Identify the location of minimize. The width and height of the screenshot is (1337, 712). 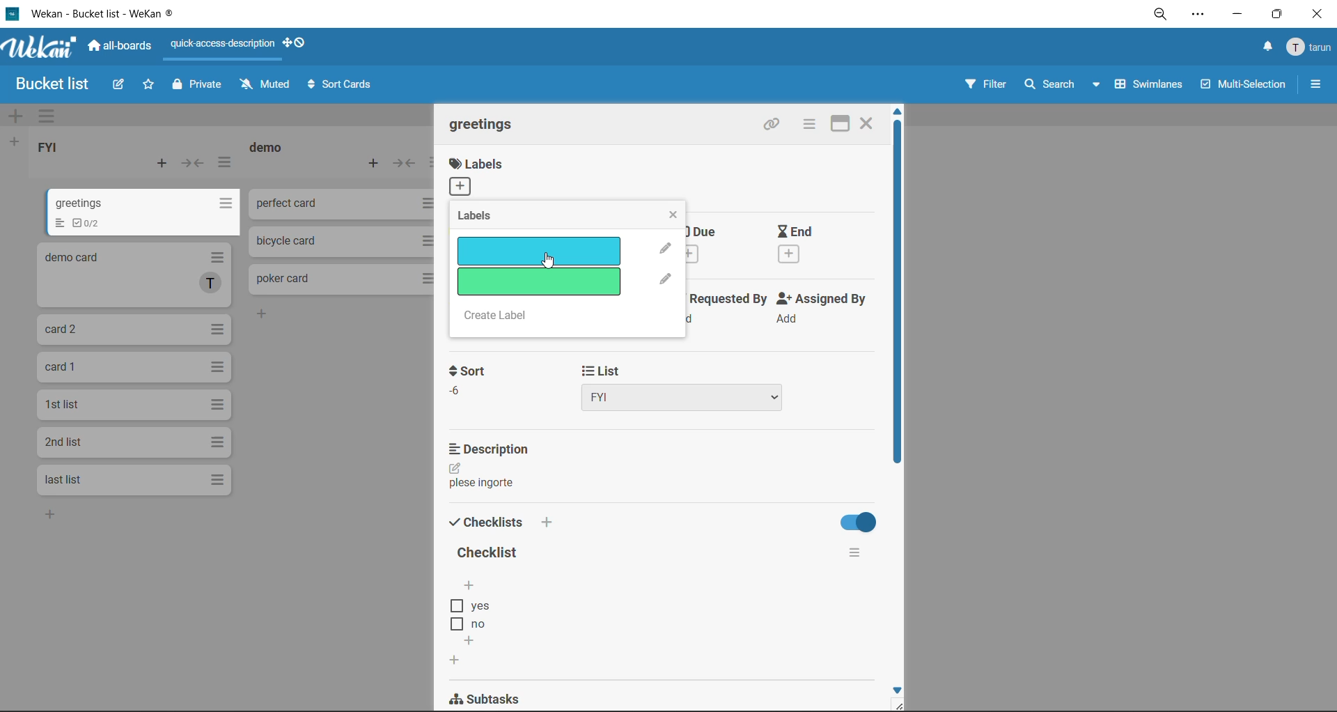
(1240, 16).